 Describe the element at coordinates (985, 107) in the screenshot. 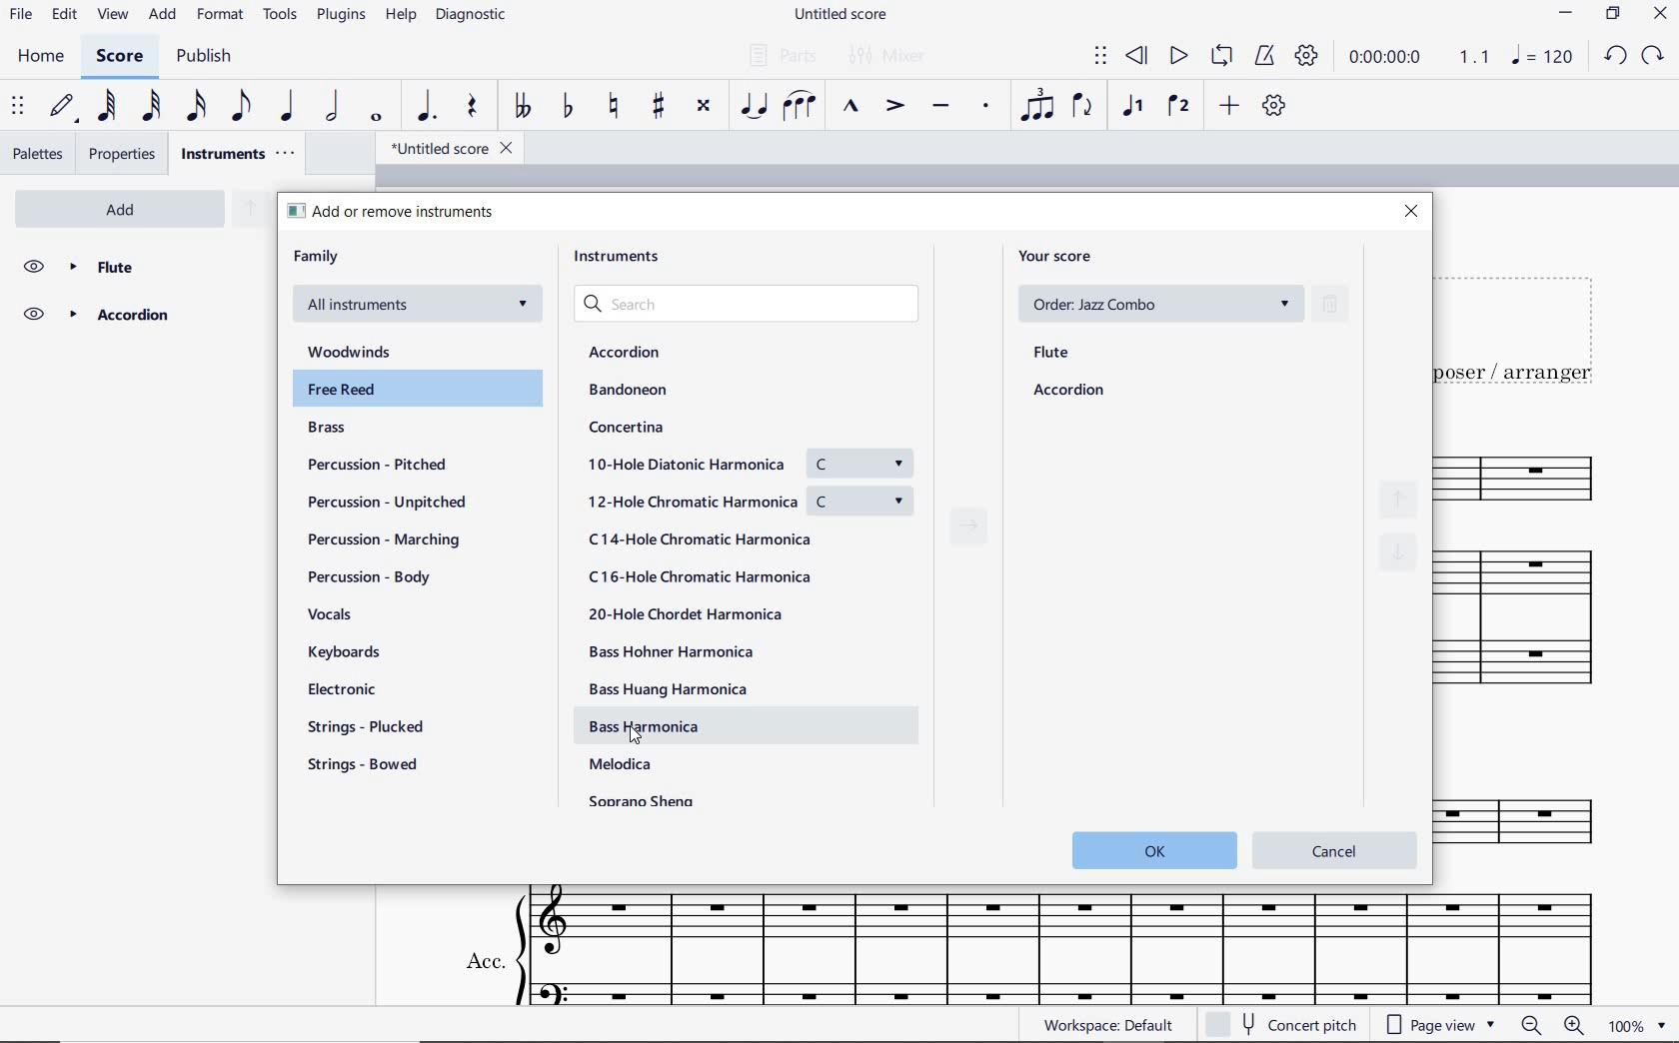

I see `staccato` at that location.